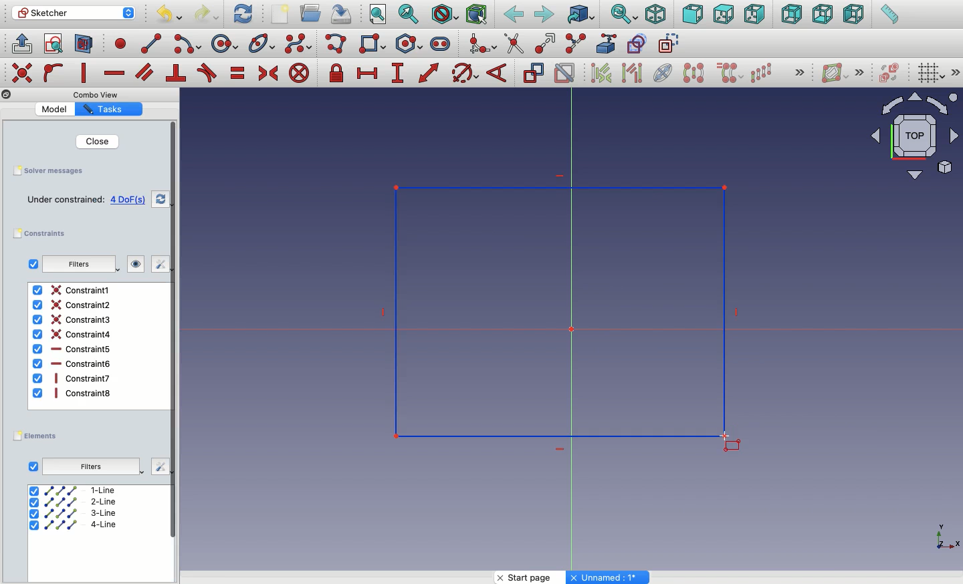  I want to click on Close, so click(89, 141).